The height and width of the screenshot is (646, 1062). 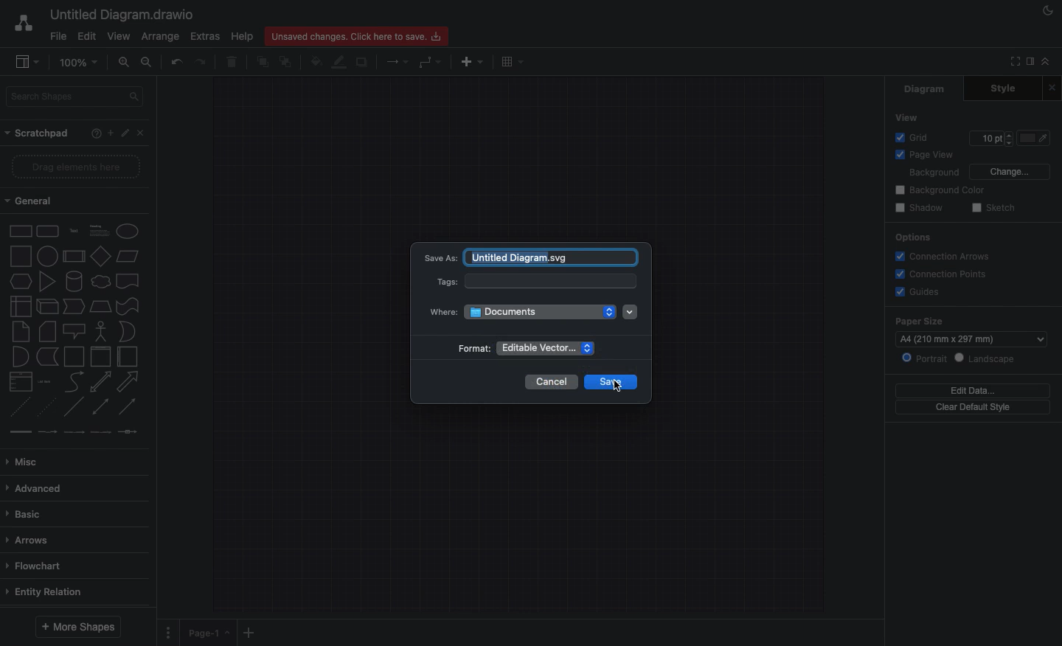 What do you see at coordinates (85, 37) in the screenshot?
I see `Edit` at bounding box center [85, 37].